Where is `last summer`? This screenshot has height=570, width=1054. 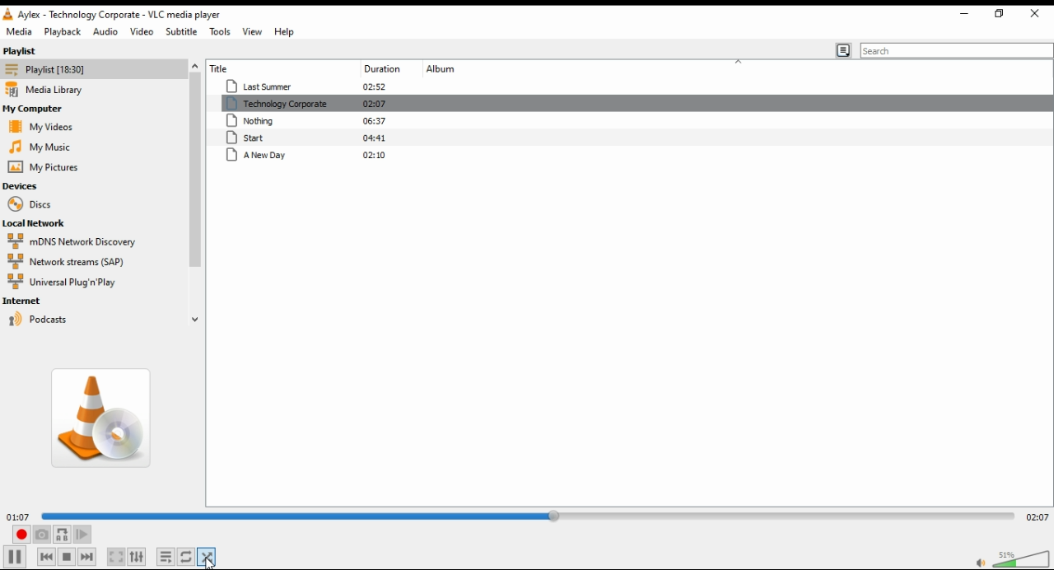
last summer is located at coordinates (321, 86).